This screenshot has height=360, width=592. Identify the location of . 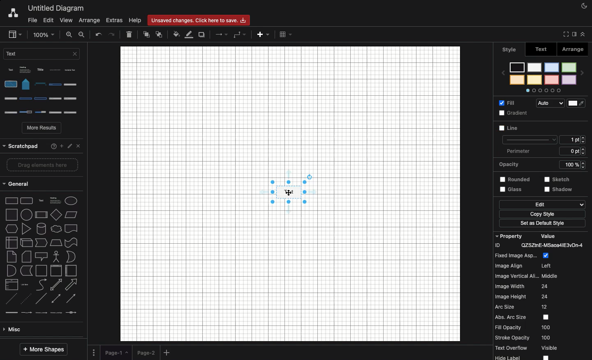
(41, 144).